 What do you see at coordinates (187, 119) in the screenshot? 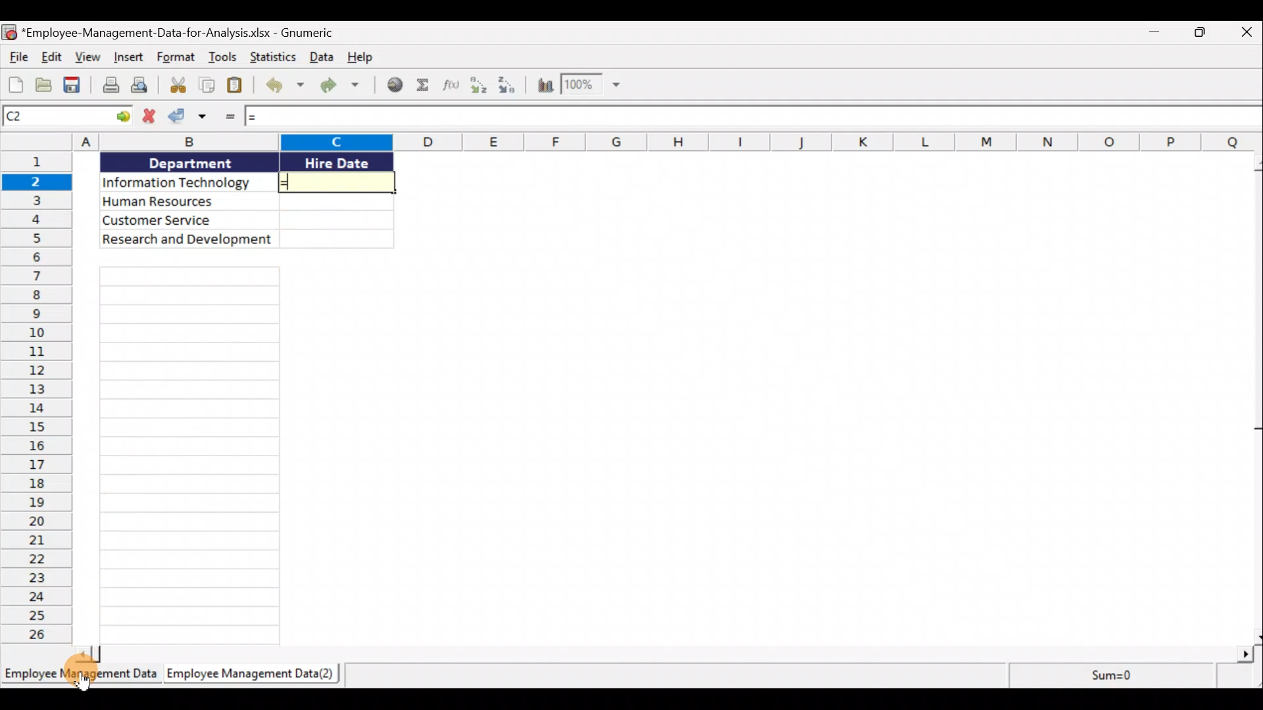
I see `Accept change` at bounding box center [187, 119].